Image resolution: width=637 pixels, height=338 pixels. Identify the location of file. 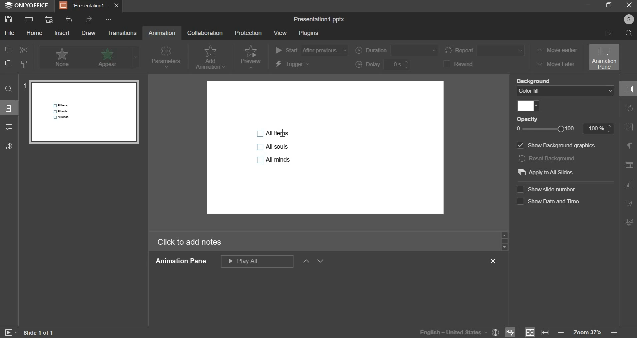
(10, 33).